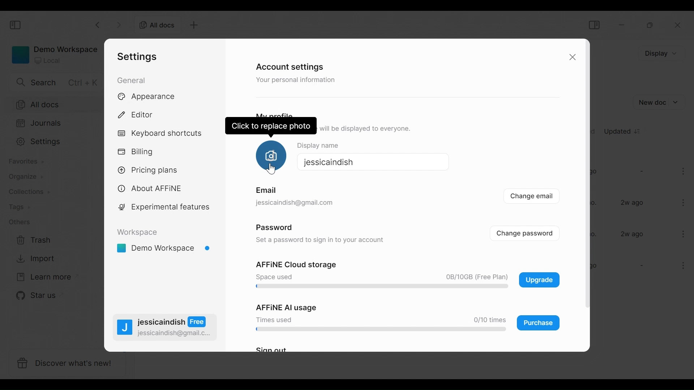  Describe the element at coordinates (649, 25) in the screenshot. I see `Restore` at that location.